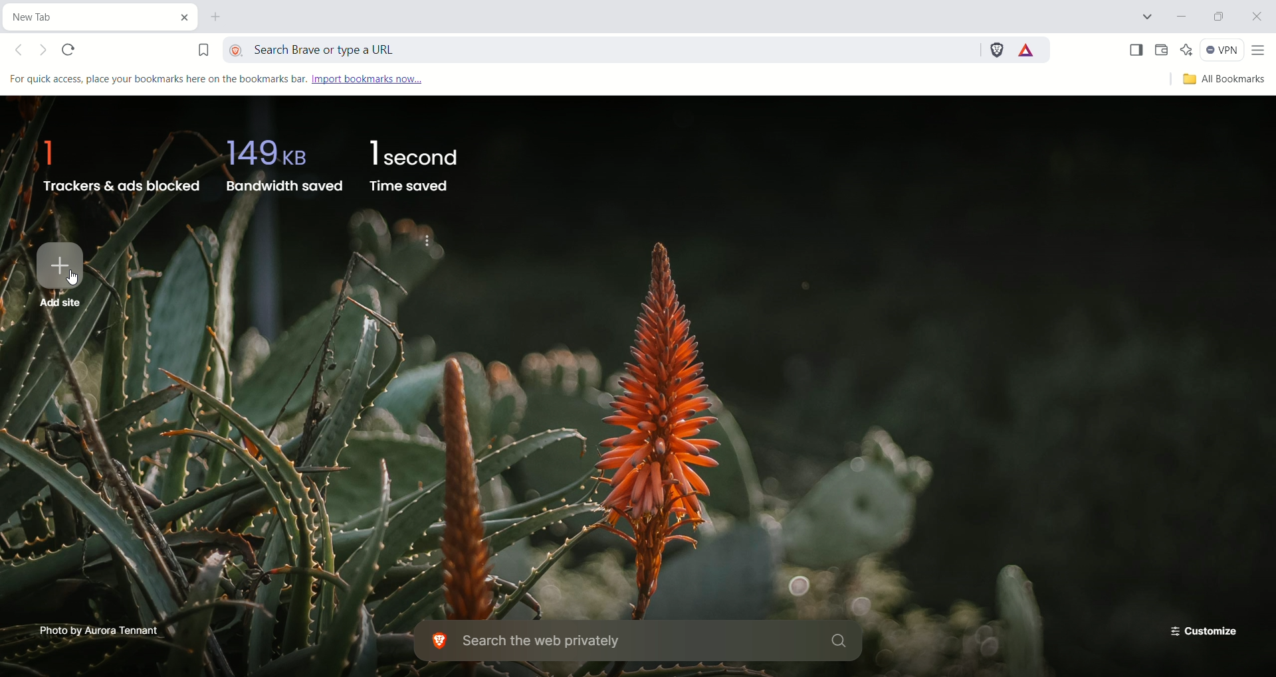 The height and width of the screenshot is (677, 1276). I want to click on restore down, so click(1221, 19).